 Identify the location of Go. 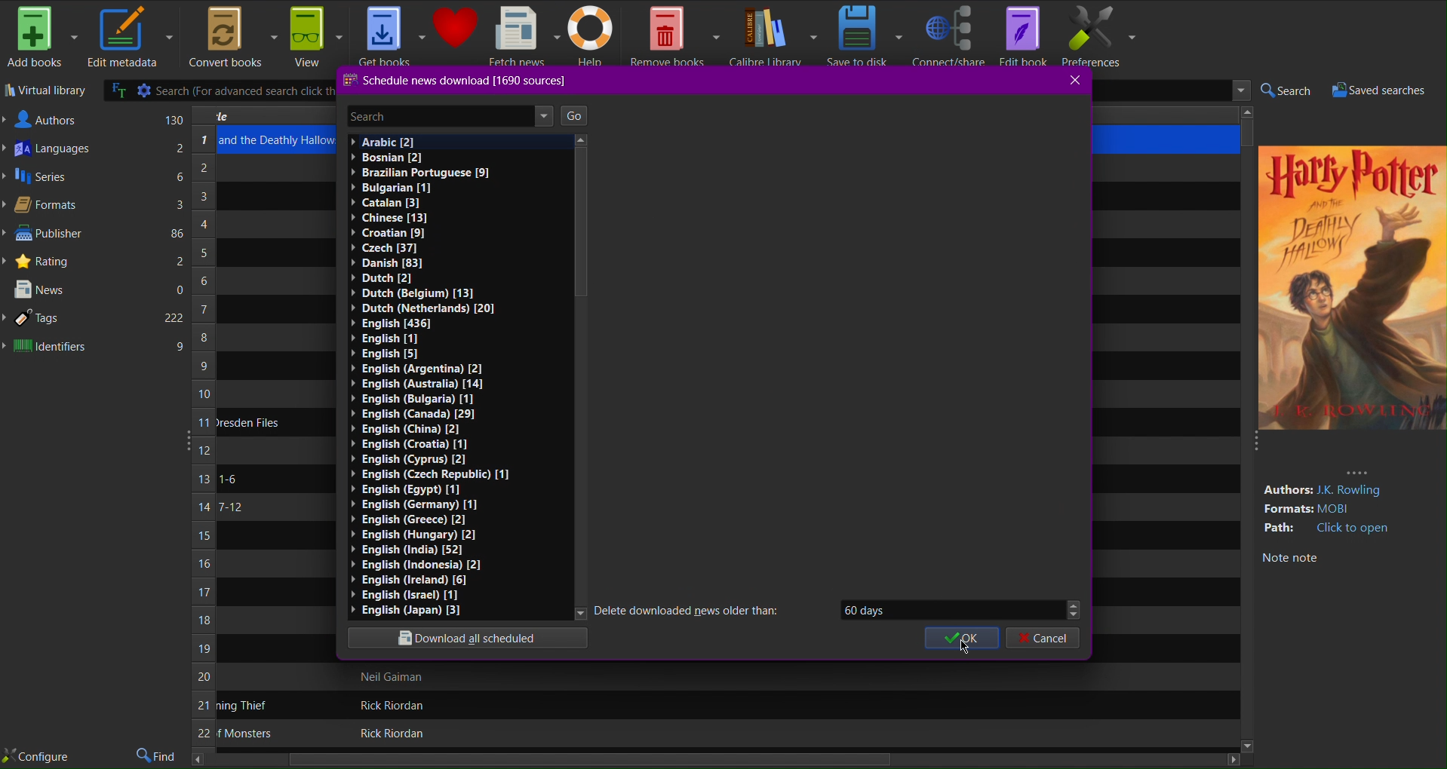
(574, 116).